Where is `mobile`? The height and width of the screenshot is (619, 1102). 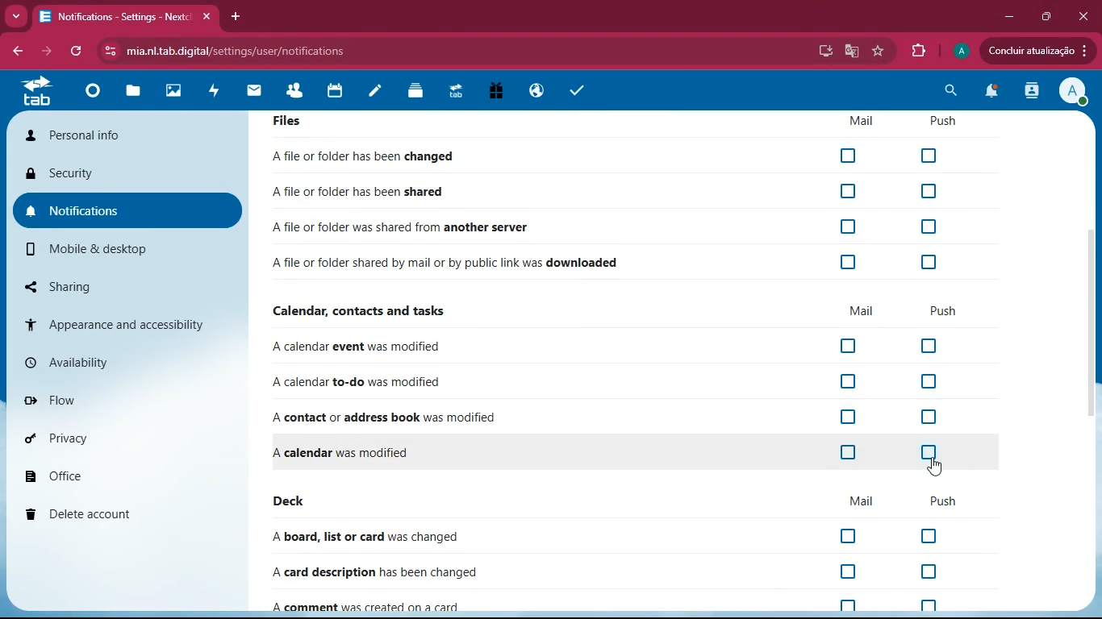 mobile is located at coordinates (115, 250).